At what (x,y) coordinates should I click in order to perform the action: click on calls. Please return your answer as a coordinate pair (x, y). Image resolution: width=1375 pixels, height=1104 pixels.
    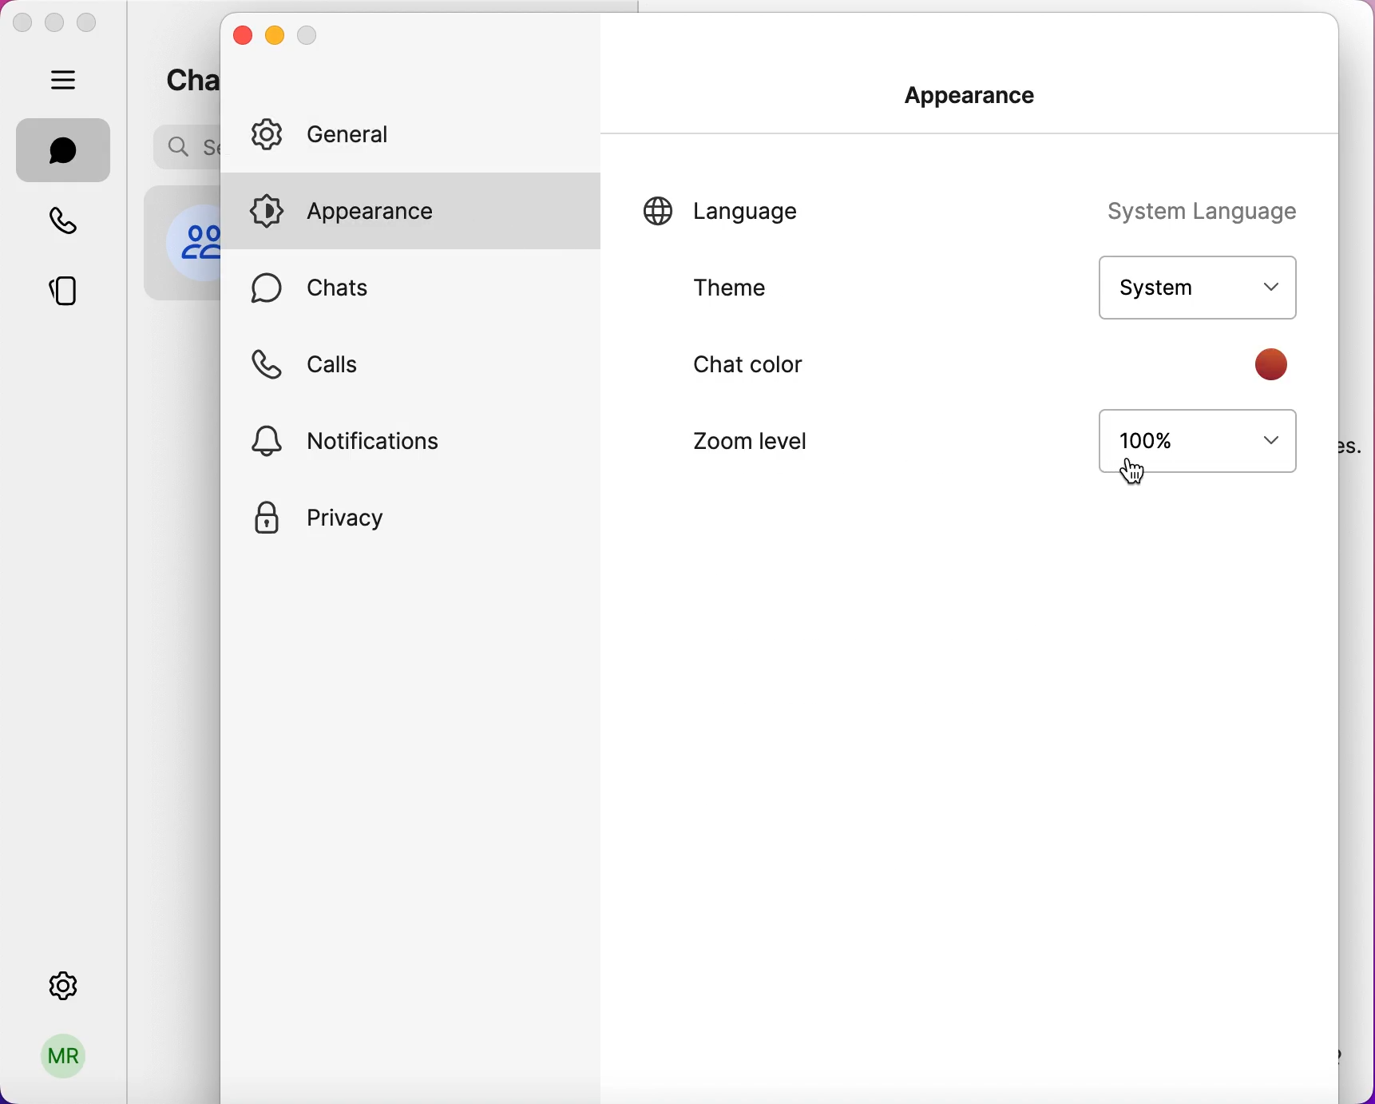
    Looking at the image, I should click on (317, 368).